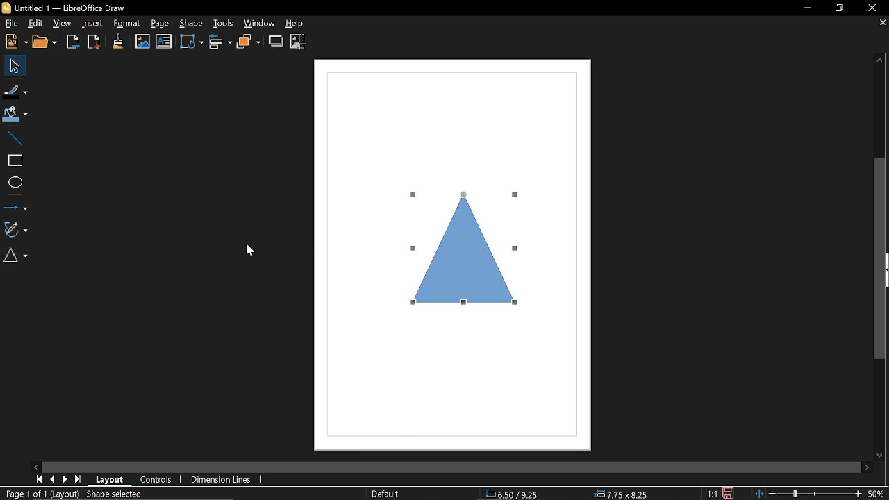 This screenshot has height=500, width=889. I want to click on Close page, so click(881, 23).